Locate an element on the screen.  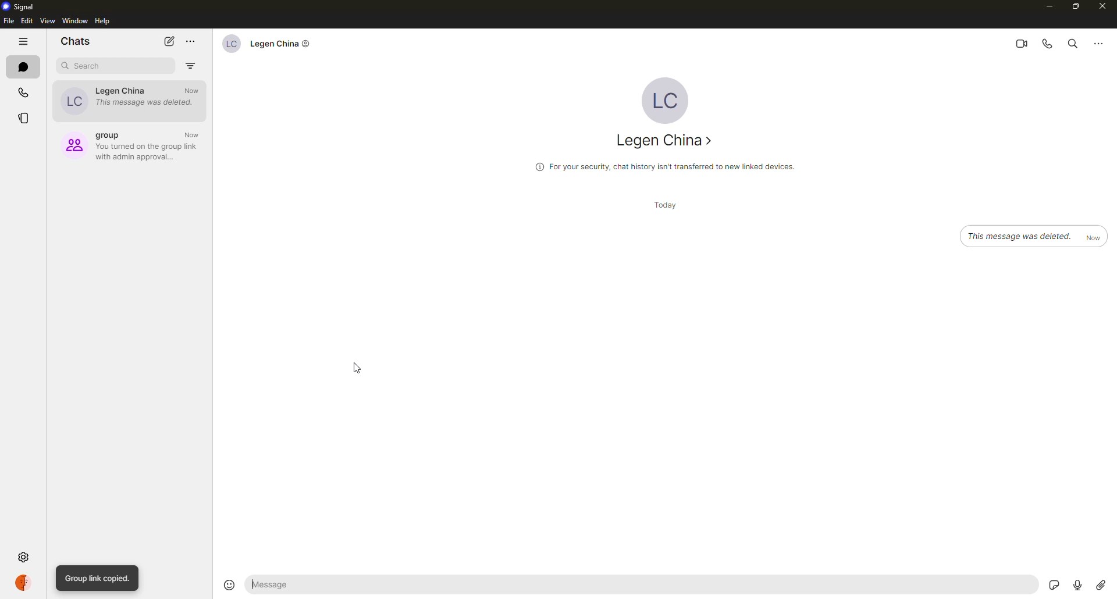
group is located at coordinates (131, 143).